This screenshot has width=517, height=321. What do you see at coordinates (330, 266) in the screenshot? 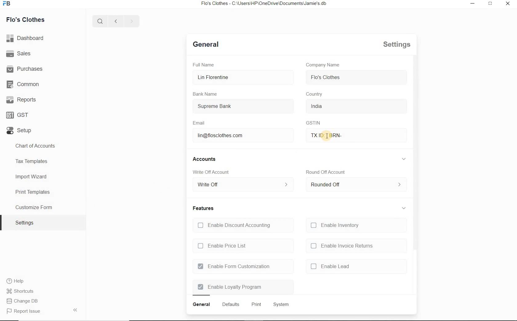
I see `enable lead` at bounding box center [330, 266].